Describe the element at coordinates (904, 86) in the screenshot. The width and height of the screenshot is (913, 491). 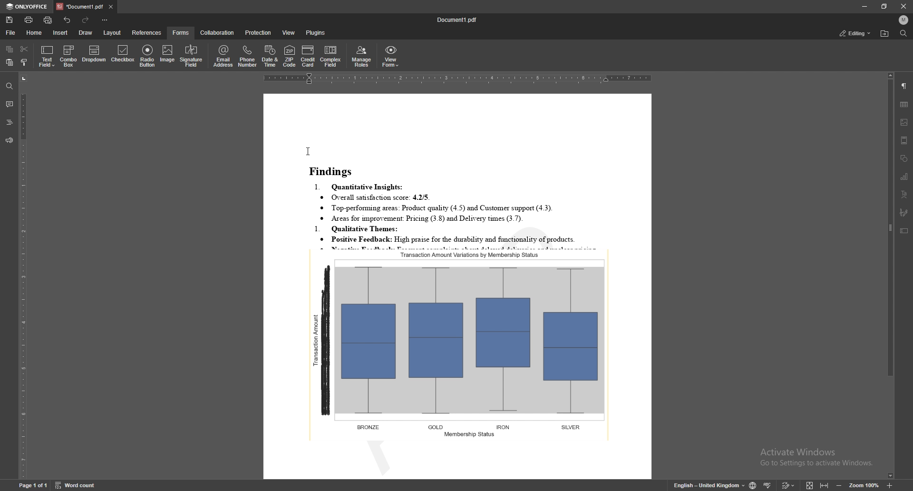
I see `paragraph` at that location.